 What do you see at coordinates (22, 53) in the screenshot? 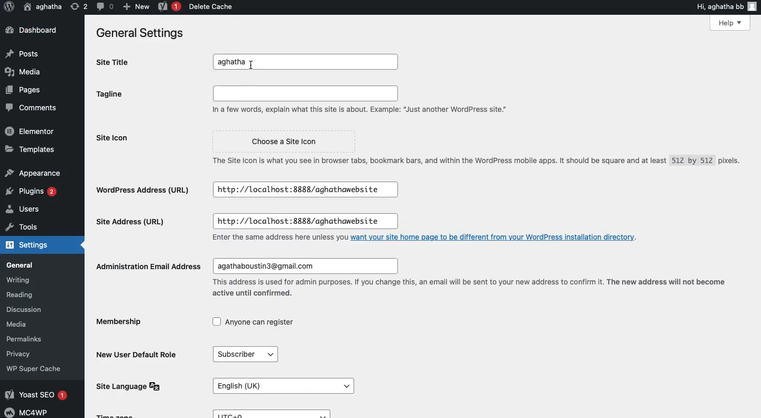
I see `Posts` at bounding box center [22, 53].